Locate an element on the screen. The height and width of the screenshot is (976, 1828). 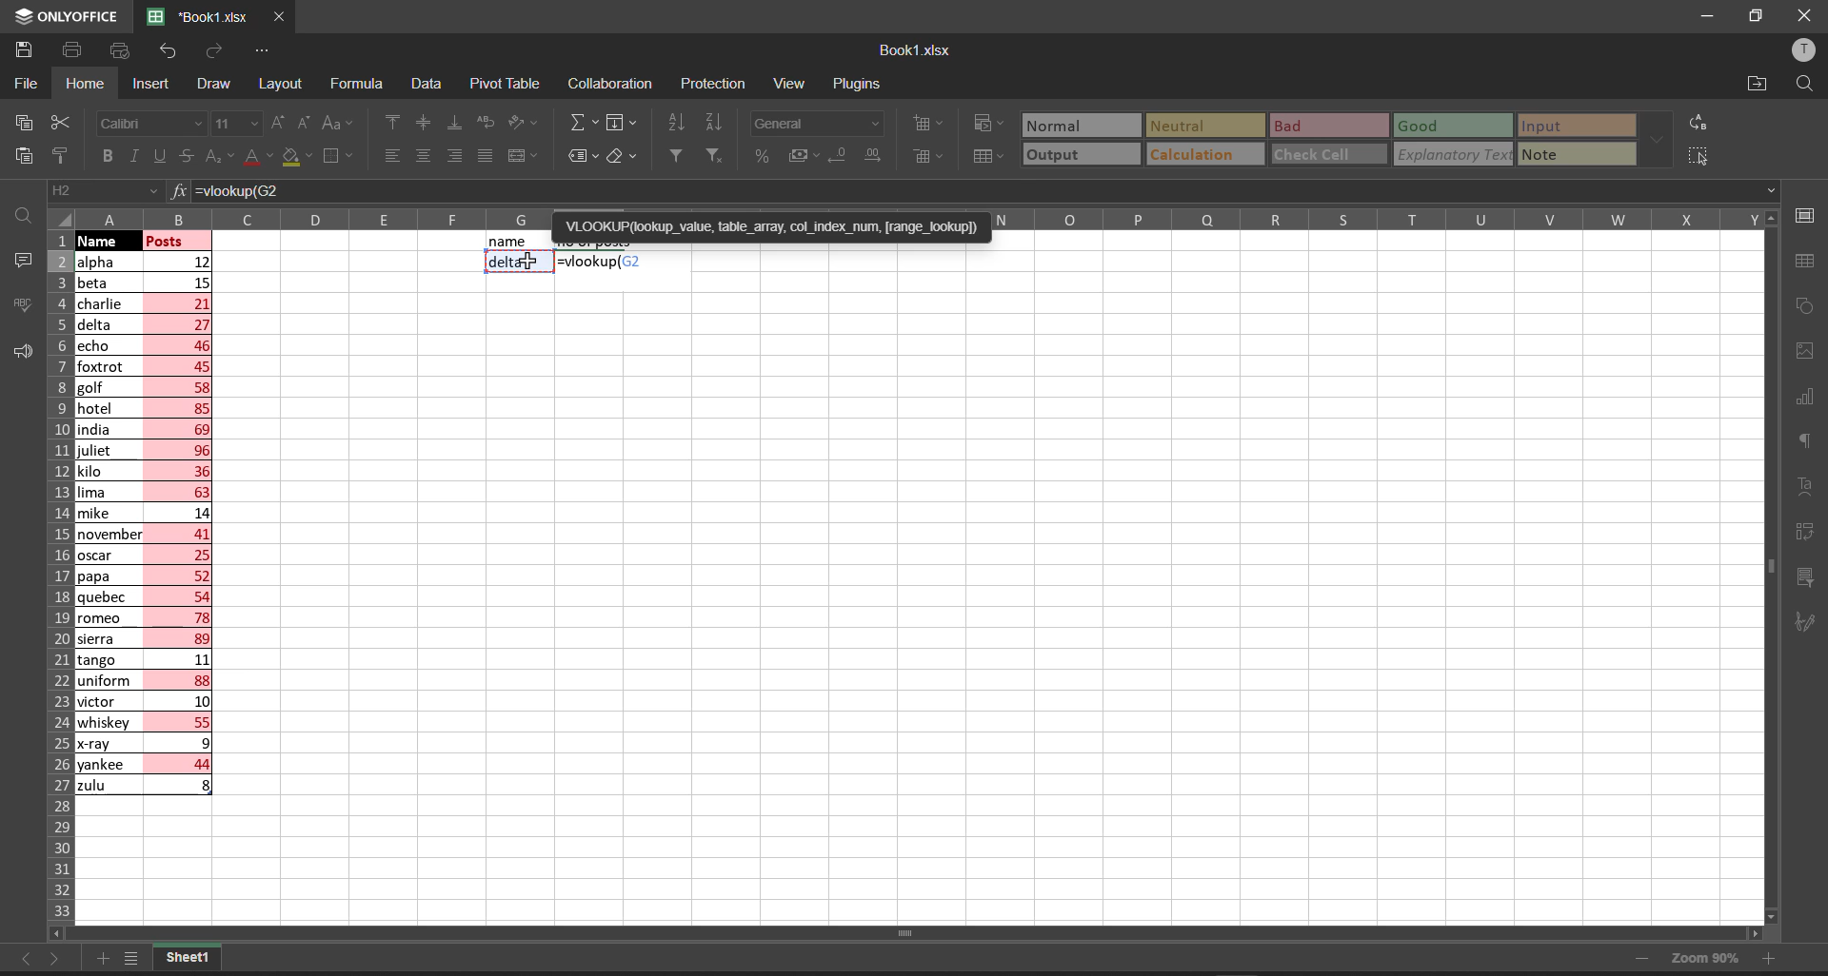
pivot table is located at coordinates (506, 81).